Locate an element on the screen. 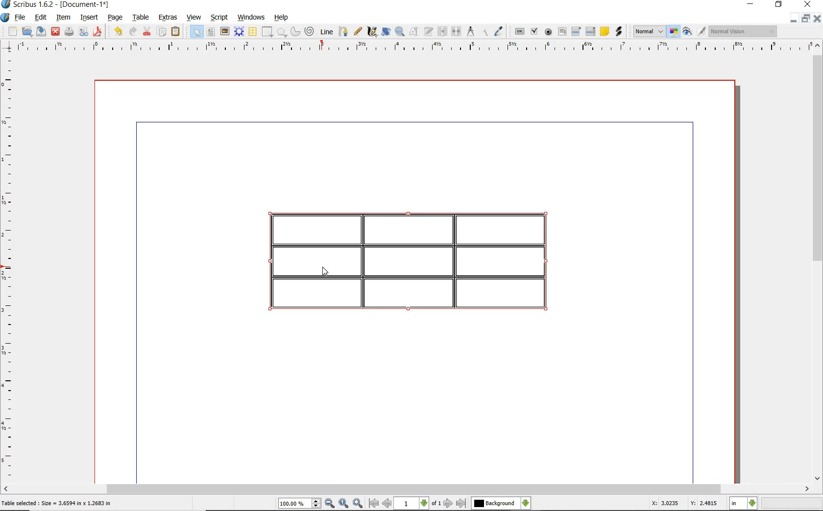  zoom out is located at coordinates (330, 504).